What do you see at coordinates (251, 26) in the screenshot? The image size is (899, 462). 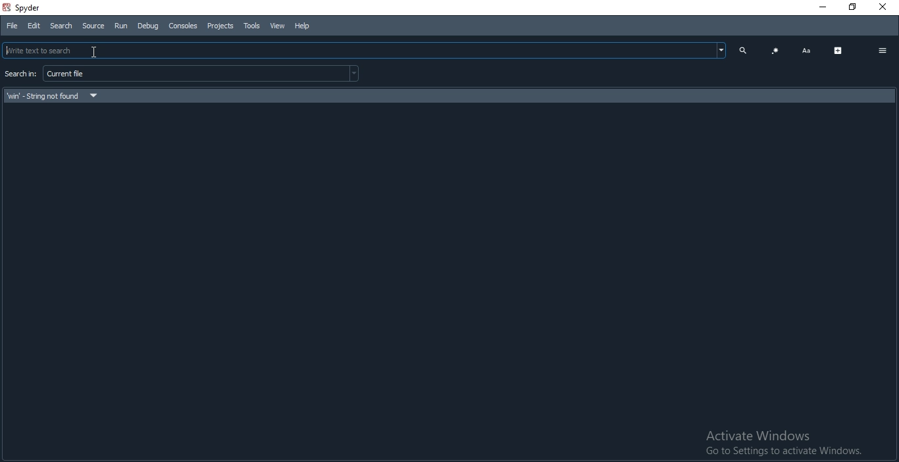 I see `tools` at bounding box center [251, 26].